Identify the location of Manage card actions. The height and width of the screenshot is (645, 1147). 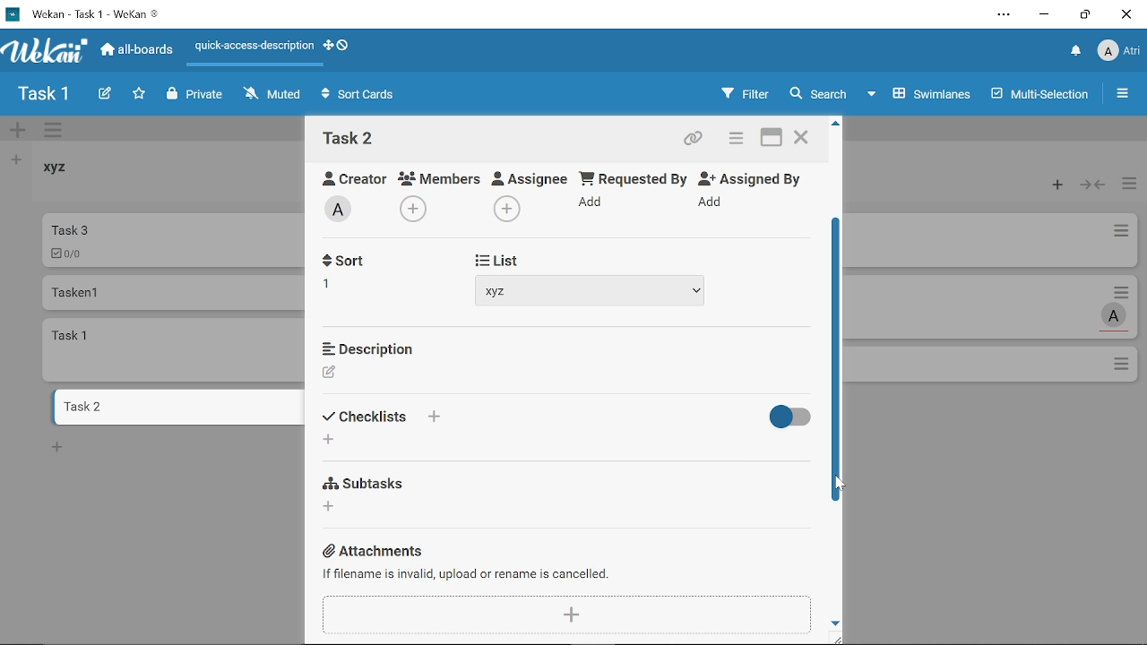
(1129, 185).